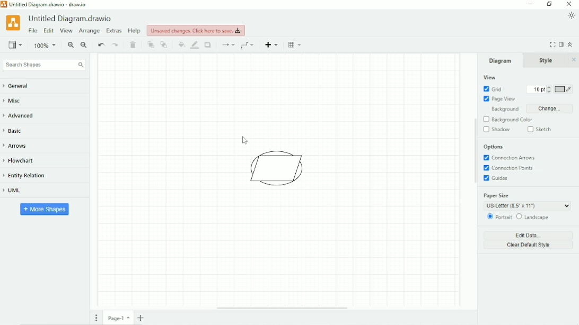  What do you see at coordinates (84, 46) in the screenshot?
I see `Zoom out` at bounding box center [84, 46].